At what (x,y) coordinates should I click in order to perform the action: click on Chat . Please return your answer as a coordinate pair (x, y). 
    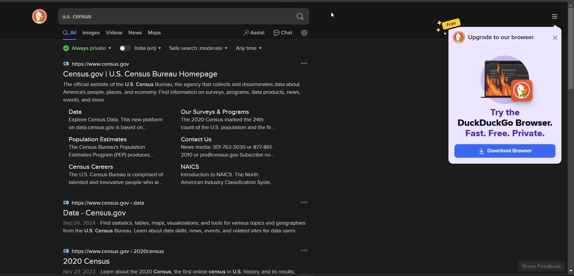
    Looking at the image, I should click on (283, 33).